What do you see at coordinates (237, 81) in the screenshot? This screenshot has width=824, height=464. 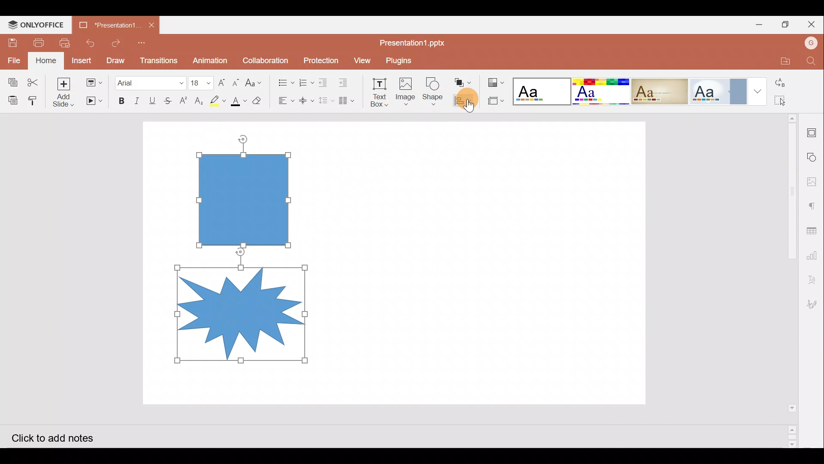 I see `Decrease font size` at bounding box center [237, 81].